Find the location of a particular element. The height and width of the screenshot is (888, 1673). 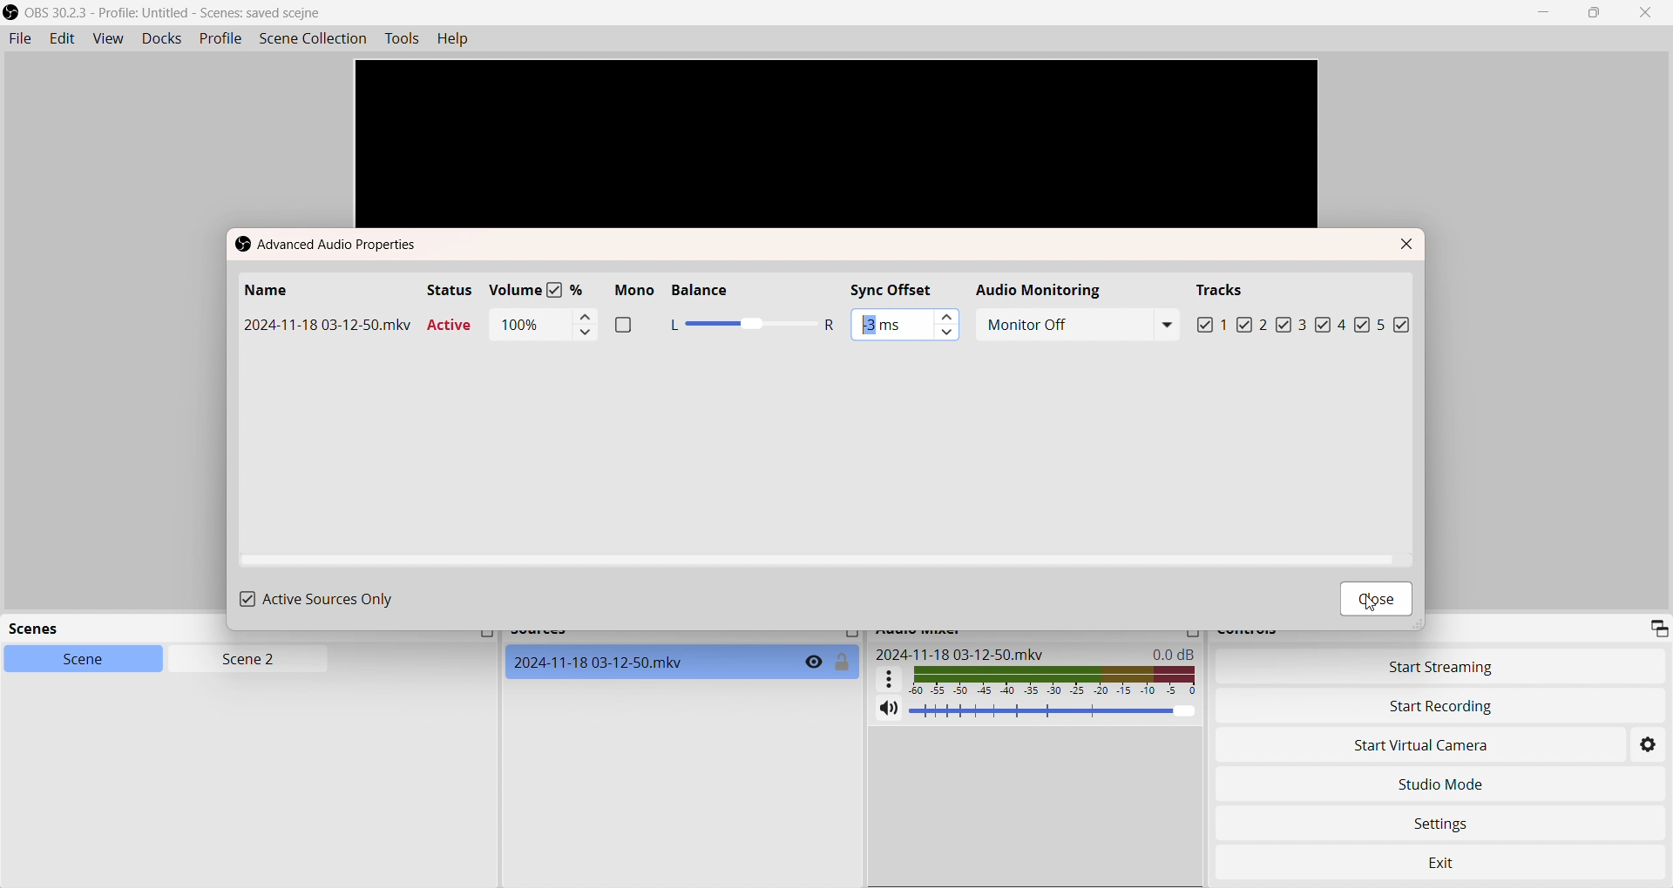

Start Recording is located at coordinates (1441, 706).